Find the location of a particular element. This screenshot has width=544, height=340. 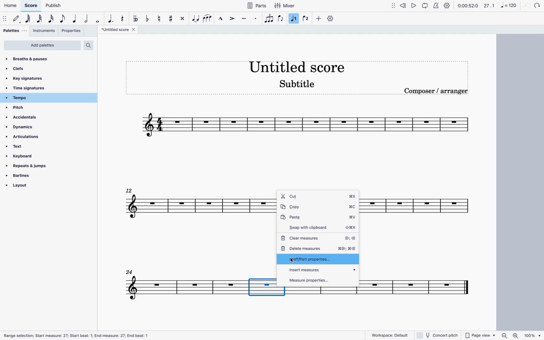

toggle double sharp is located at coordinates (182, 18).